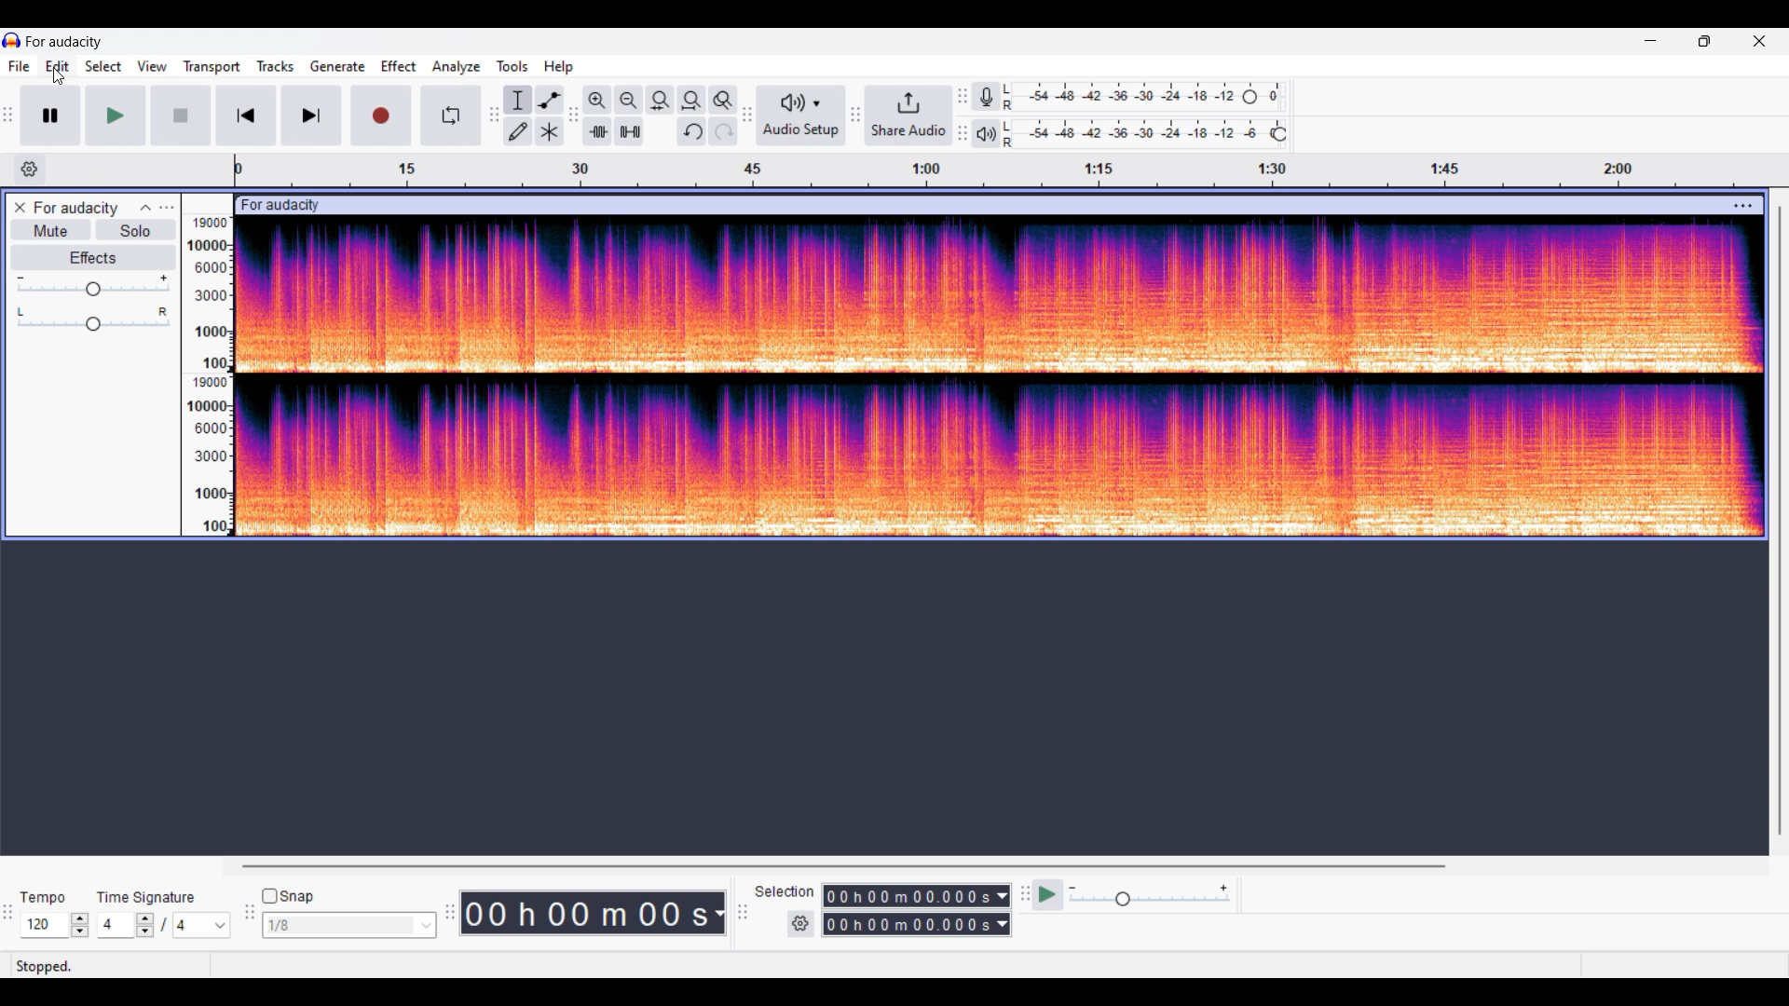 The height and width of the screenshot is (1006, 1789). I want to click on Tracks menu, so click(276, 66).